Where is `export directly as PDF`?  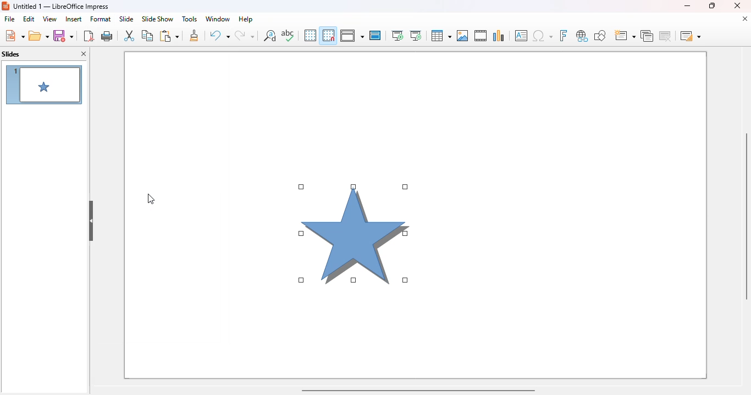 export directly as PDF is located at coordinates (89, 36).